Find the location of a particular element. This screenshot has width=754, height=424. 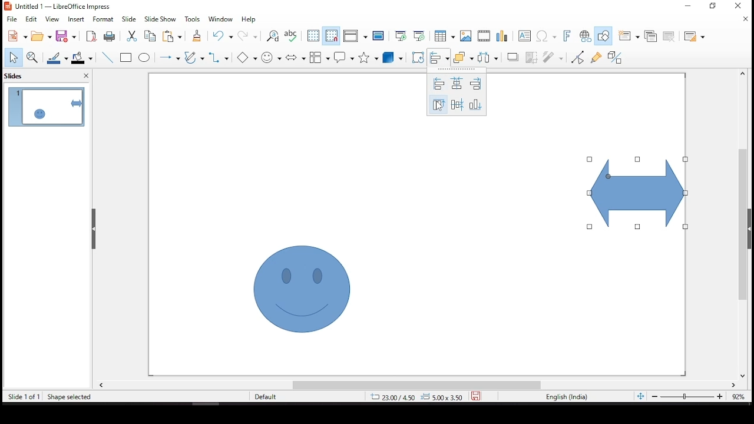

window is located at coordinates (223, 19).